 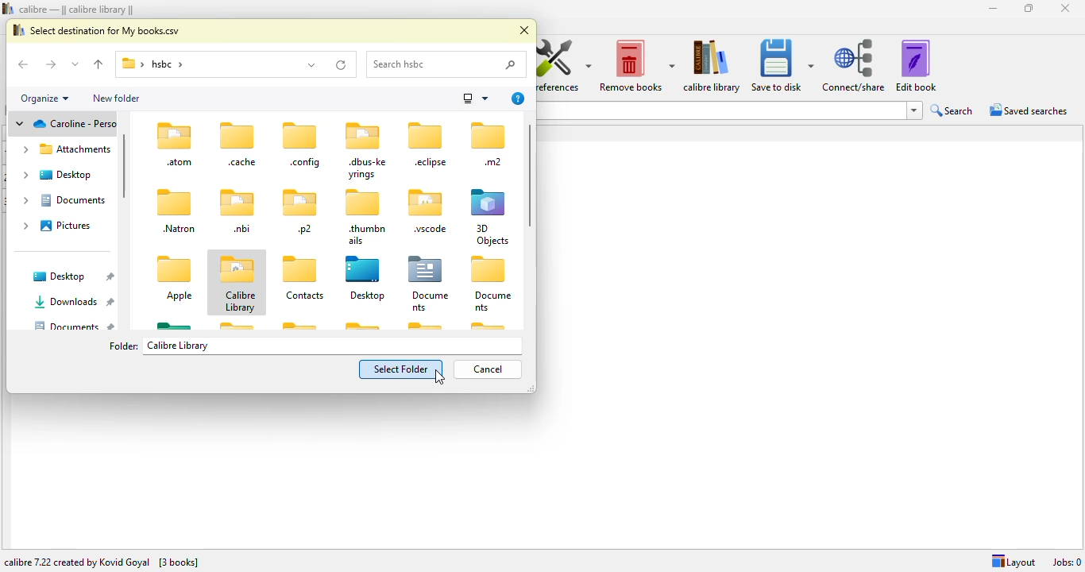 I want to click on Layout, so click(x=1010, y=559).